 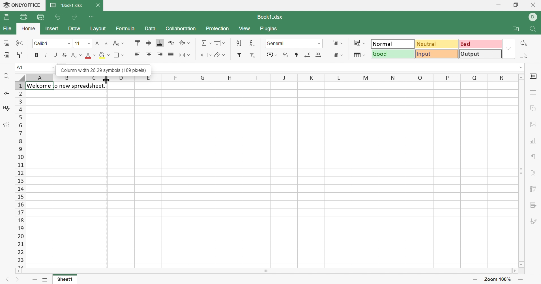 What do you see at coordinates (509, 48) in the screenshot?
I see `Drop Down` at bounding box center [509, 48].